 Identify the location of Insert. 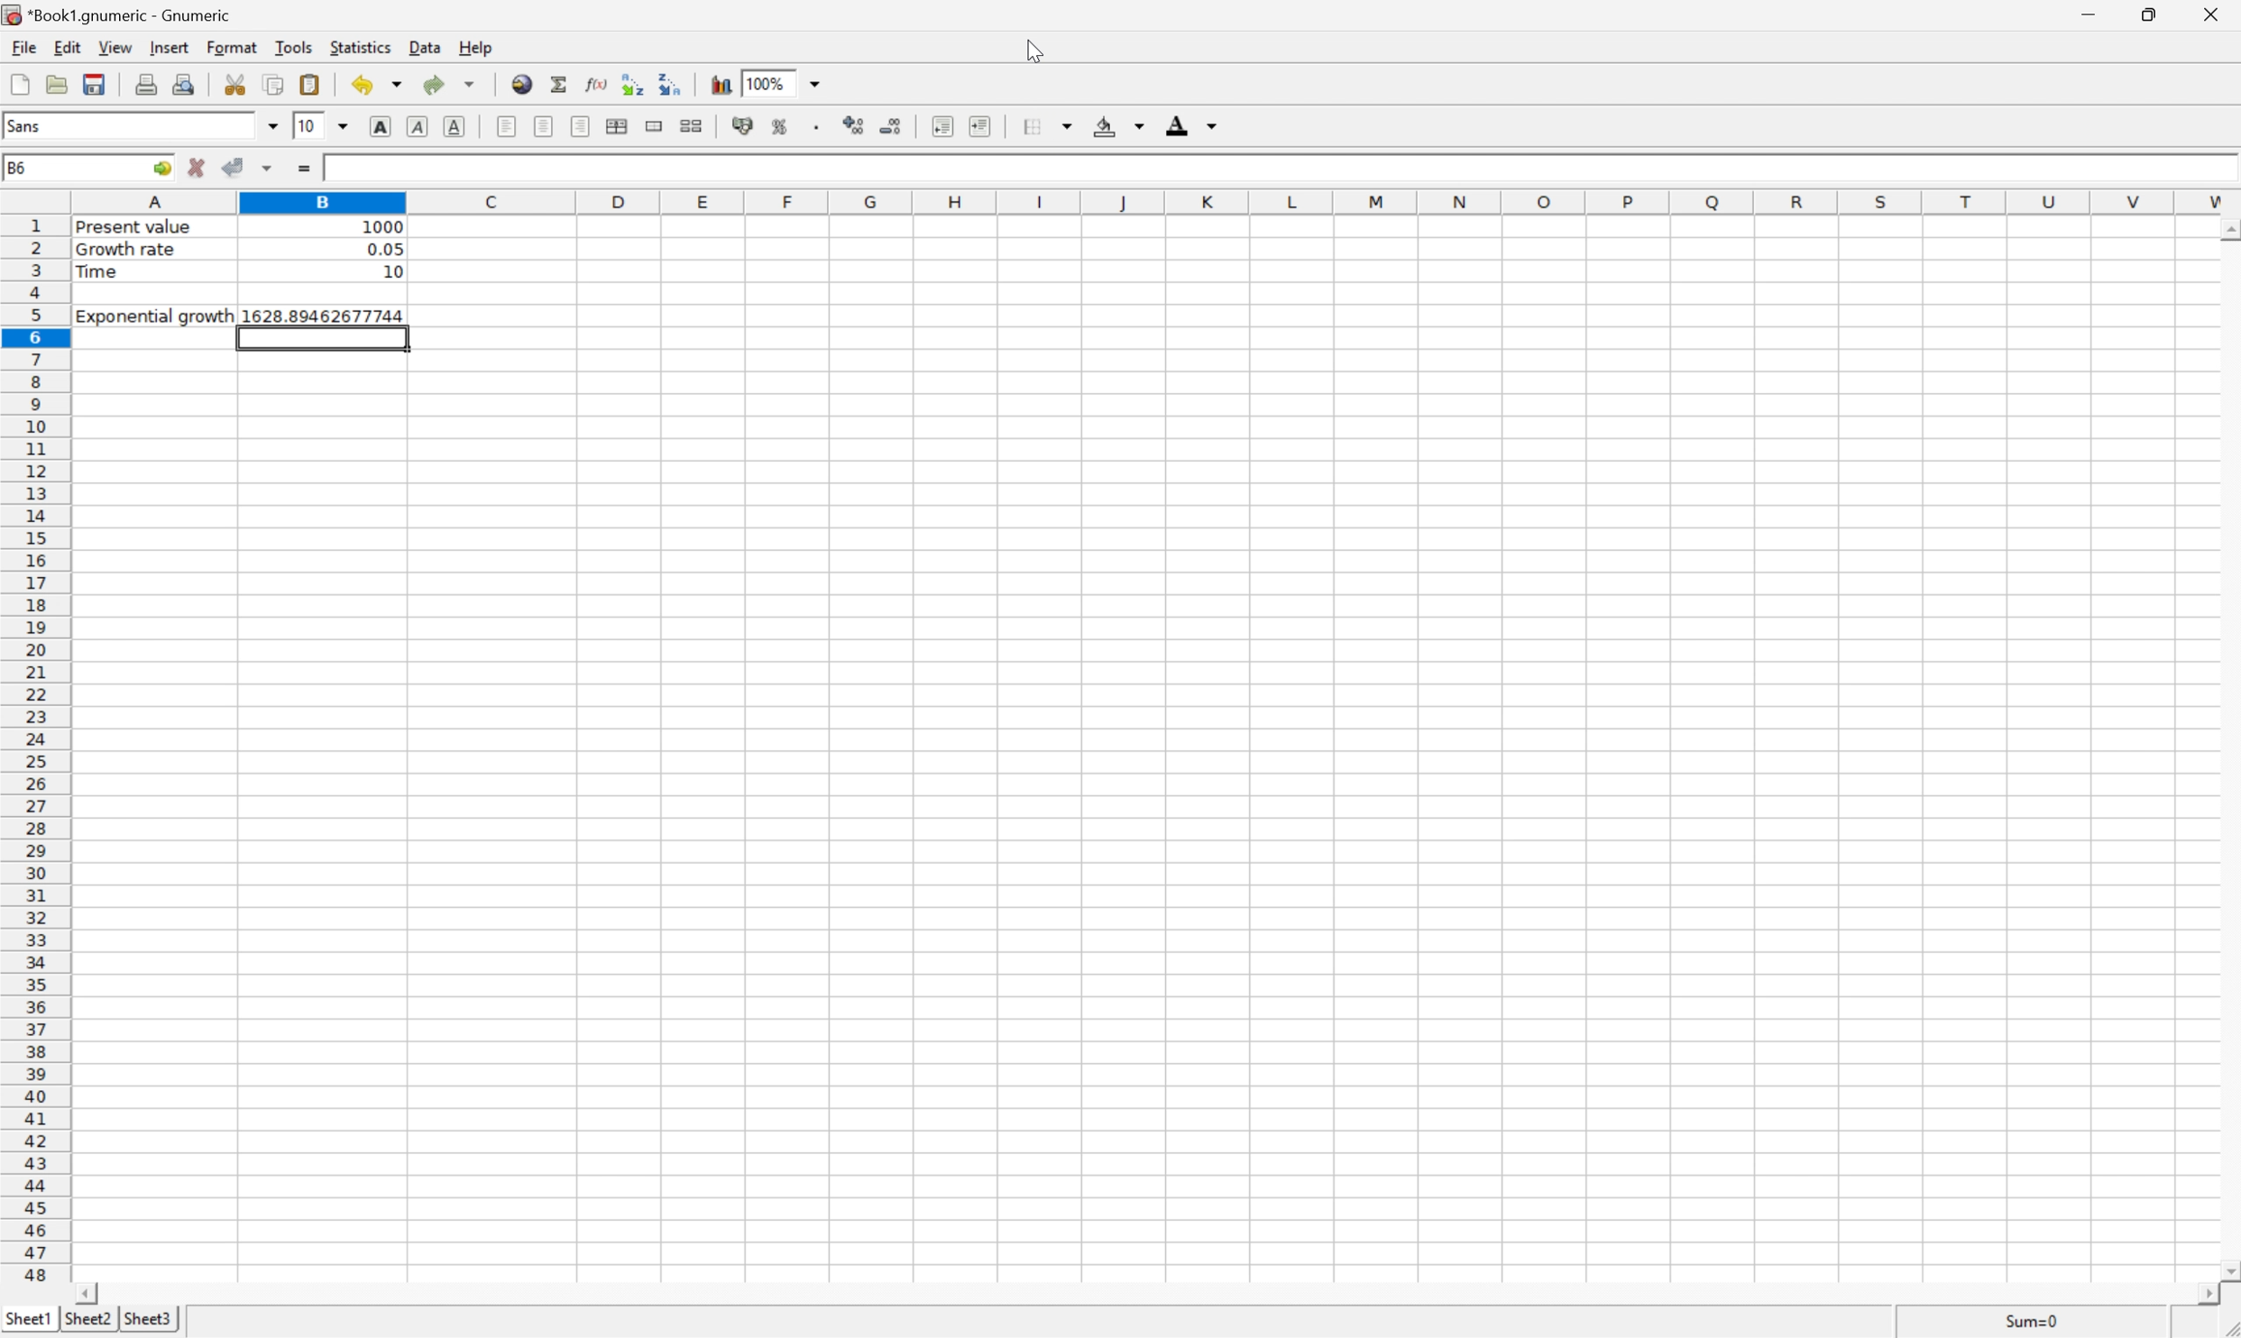
(169, 46).